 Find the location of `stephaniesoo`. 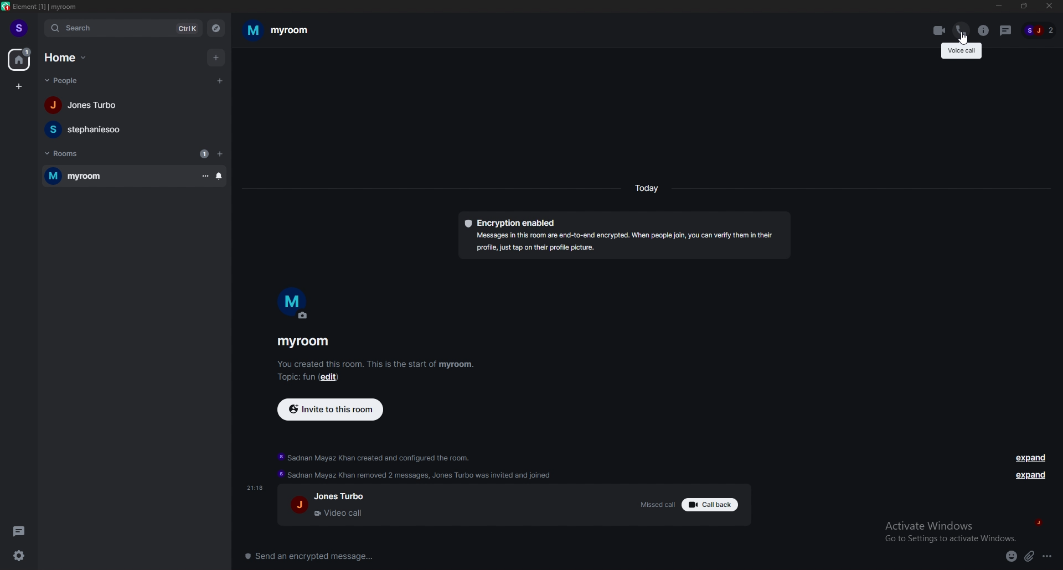

stephaniesoo is located at coordinates (133, 129).